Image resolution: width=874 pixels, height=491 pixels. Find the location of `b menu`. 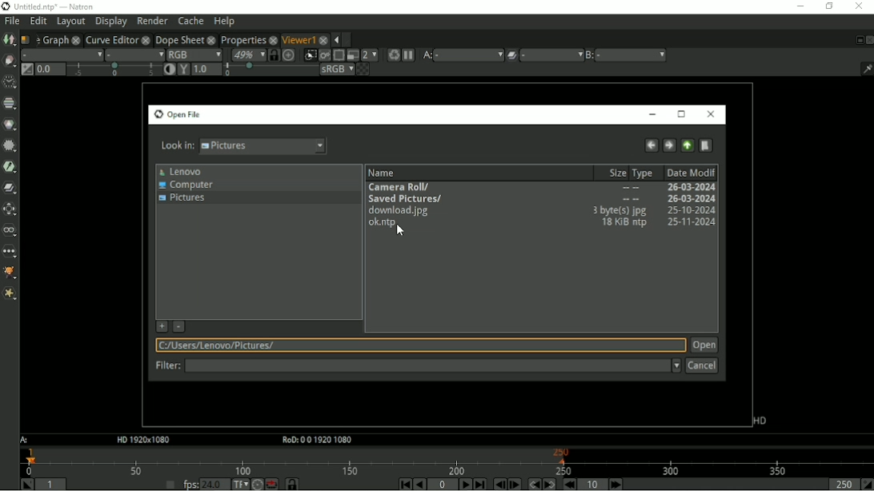

b menu is located at coordinates (631, 55).